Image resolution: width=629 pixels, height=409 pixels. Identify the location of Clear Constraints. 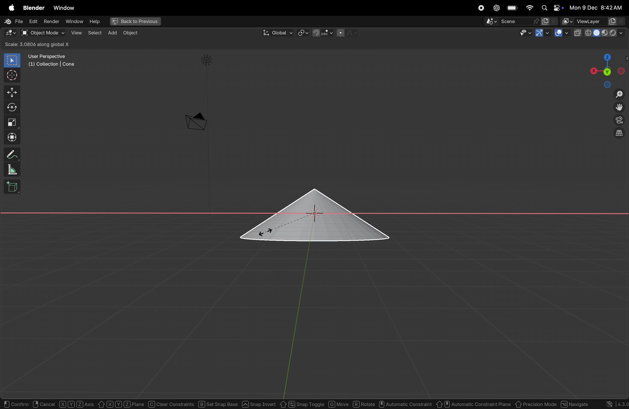
(171, 404).